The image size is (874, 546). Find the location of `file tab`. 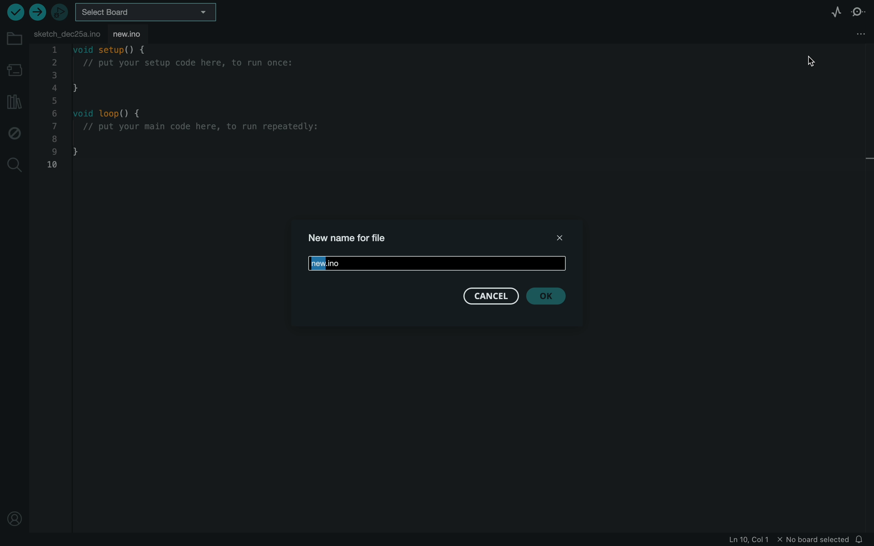

file tab is located at coordinates (67, 32).